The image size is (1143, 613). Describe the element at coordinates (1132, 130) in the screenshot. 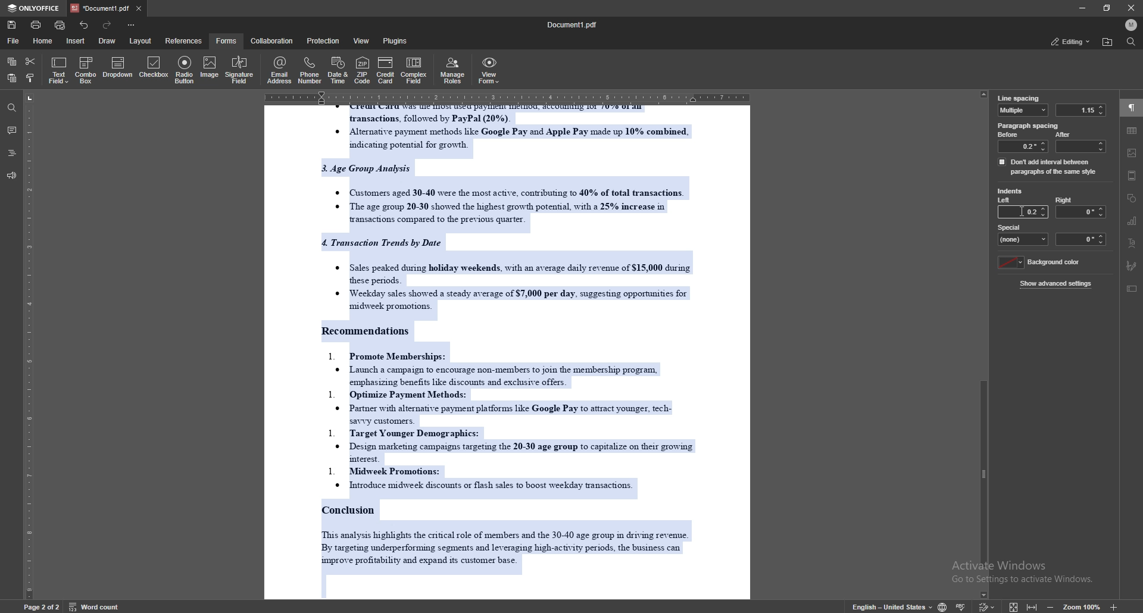

I see `table` at that location.